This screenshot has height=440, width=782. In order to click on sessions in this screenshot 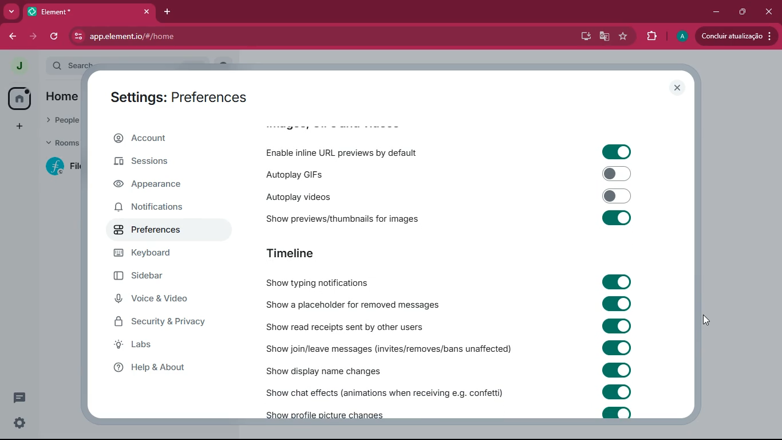, I will do `click(160, 162)`.